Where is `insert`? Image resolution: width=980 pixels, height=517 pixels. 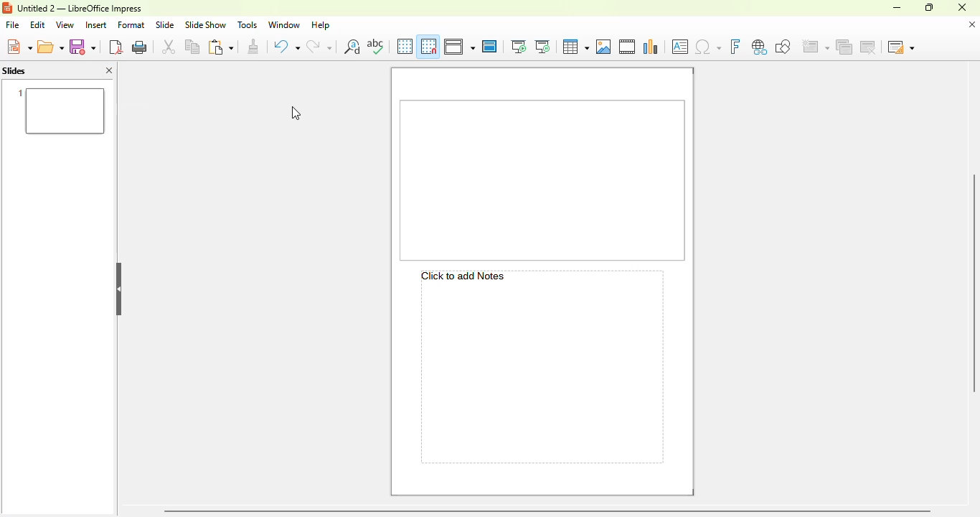 insert is located at coordinates (96, 25).